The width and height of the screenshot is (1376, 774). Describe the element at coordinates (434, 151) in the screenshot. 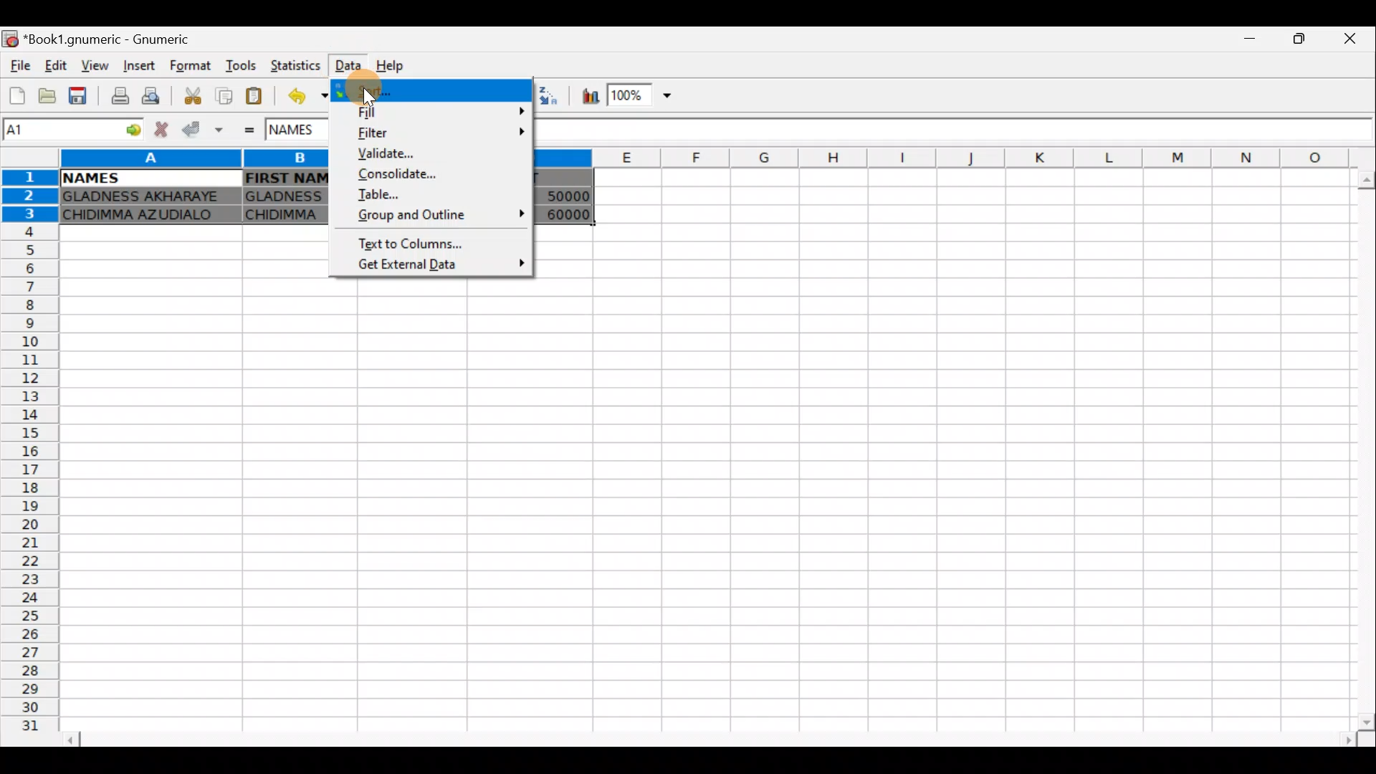

I see `Validate` at that location.